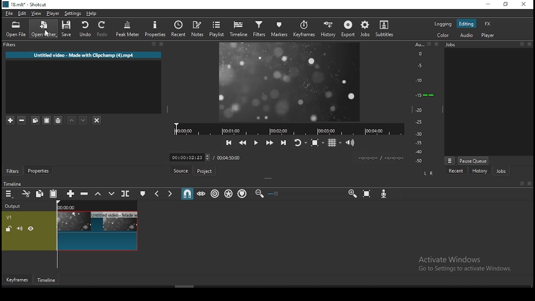 The image size is (535, 301). What do you see at coordinates (505, 5) in the screenshot?
I see `restore` at bounding box center [505, 5].